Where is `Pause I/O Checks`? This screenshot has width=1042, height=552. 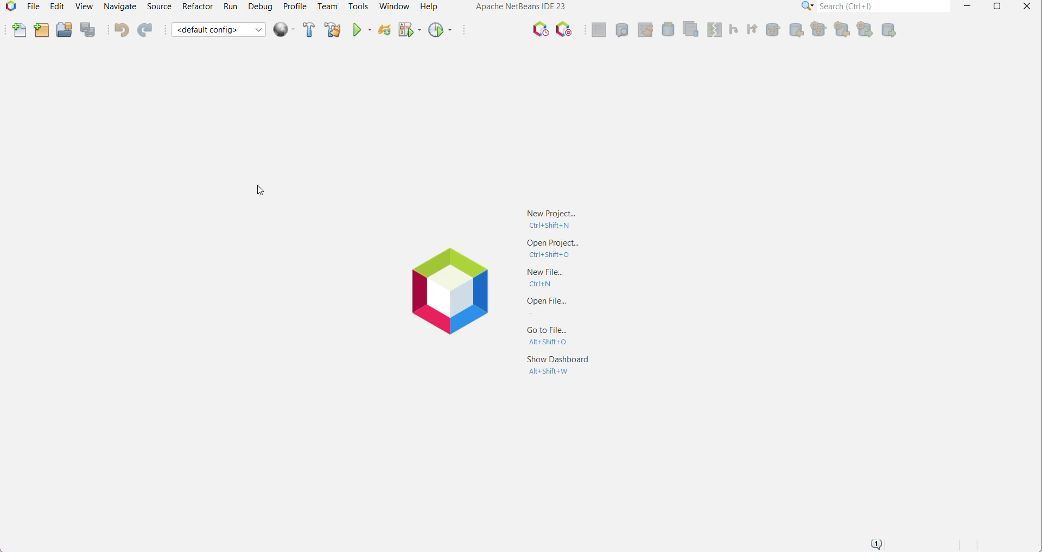 Pause I/O Checks is located at coordinates (563, 30).